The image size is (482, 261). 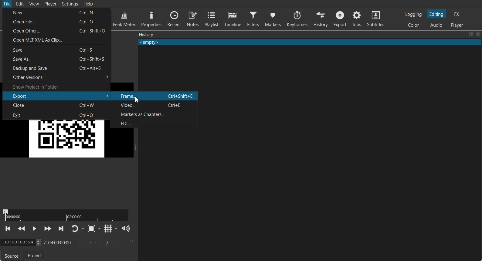 What do you see at coordinates (310, 42) in the screenshot?
I see `Text` at bounding box center [310, 42].